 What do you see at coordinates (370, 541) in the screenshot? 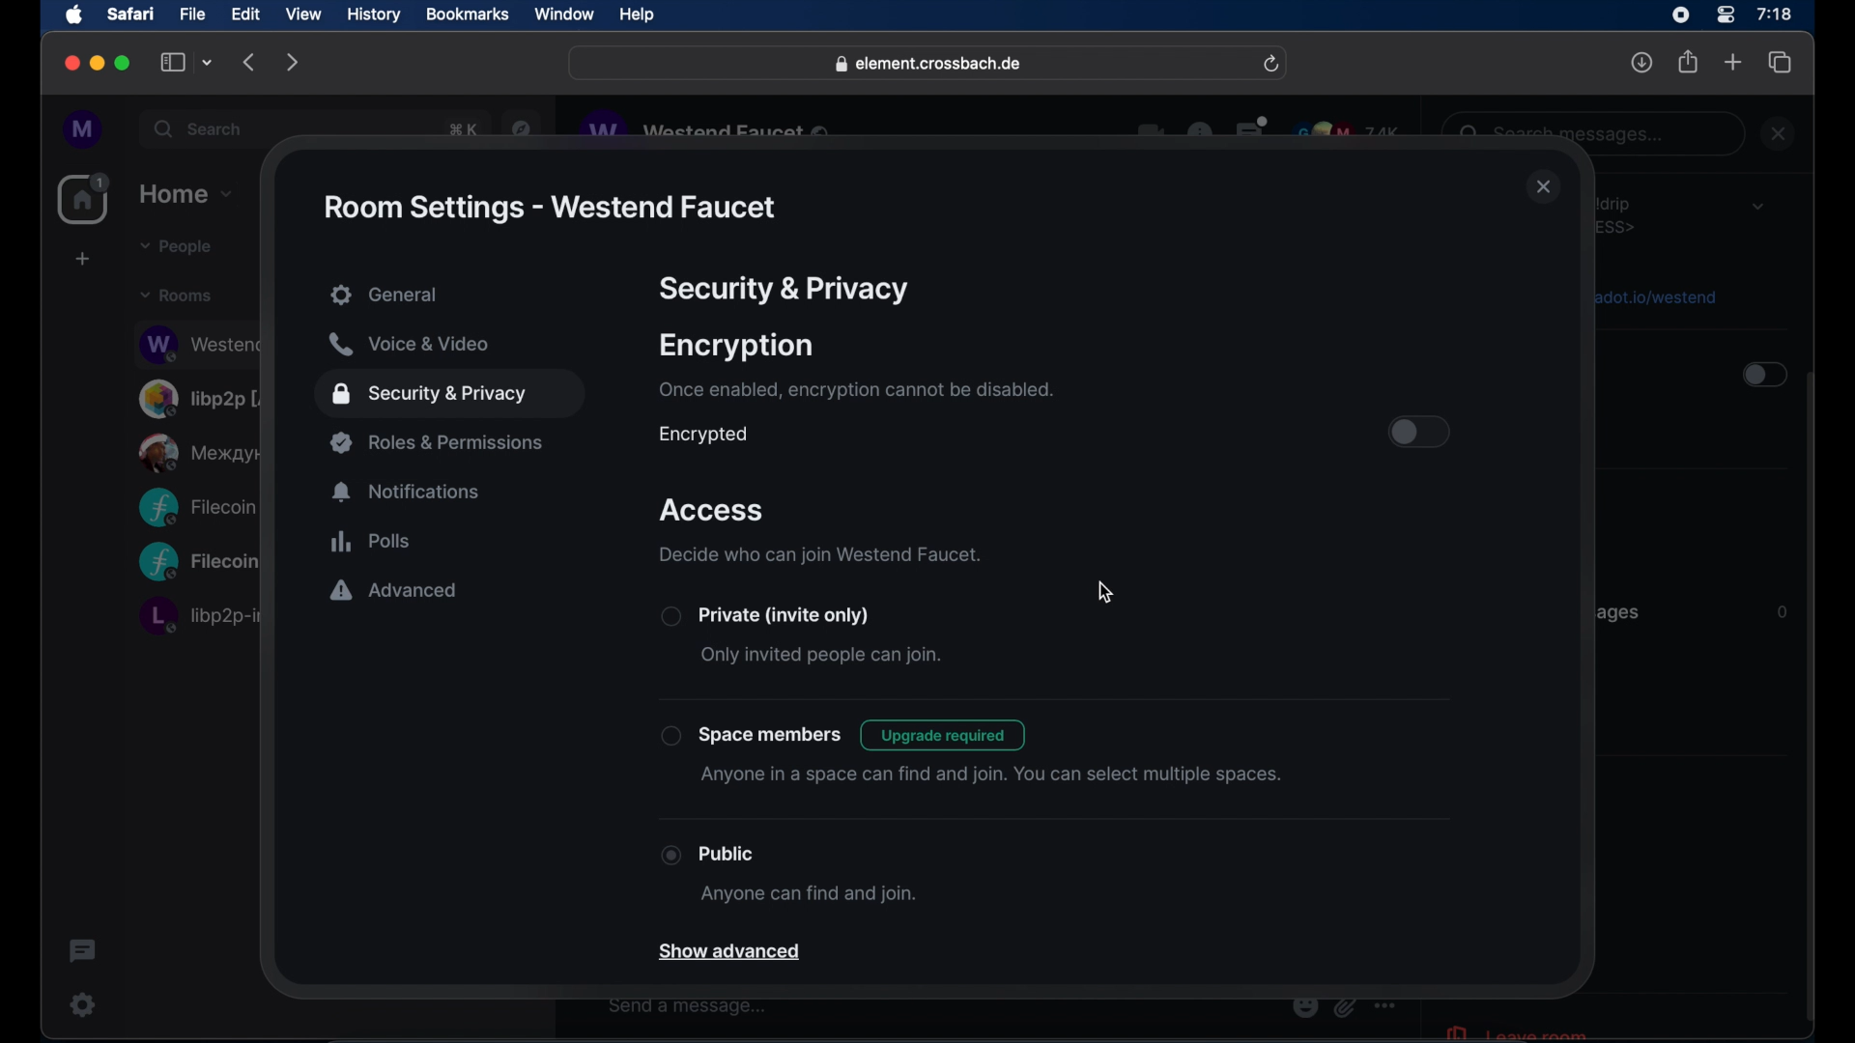
I see `polls` at bounding box center [370, 541].